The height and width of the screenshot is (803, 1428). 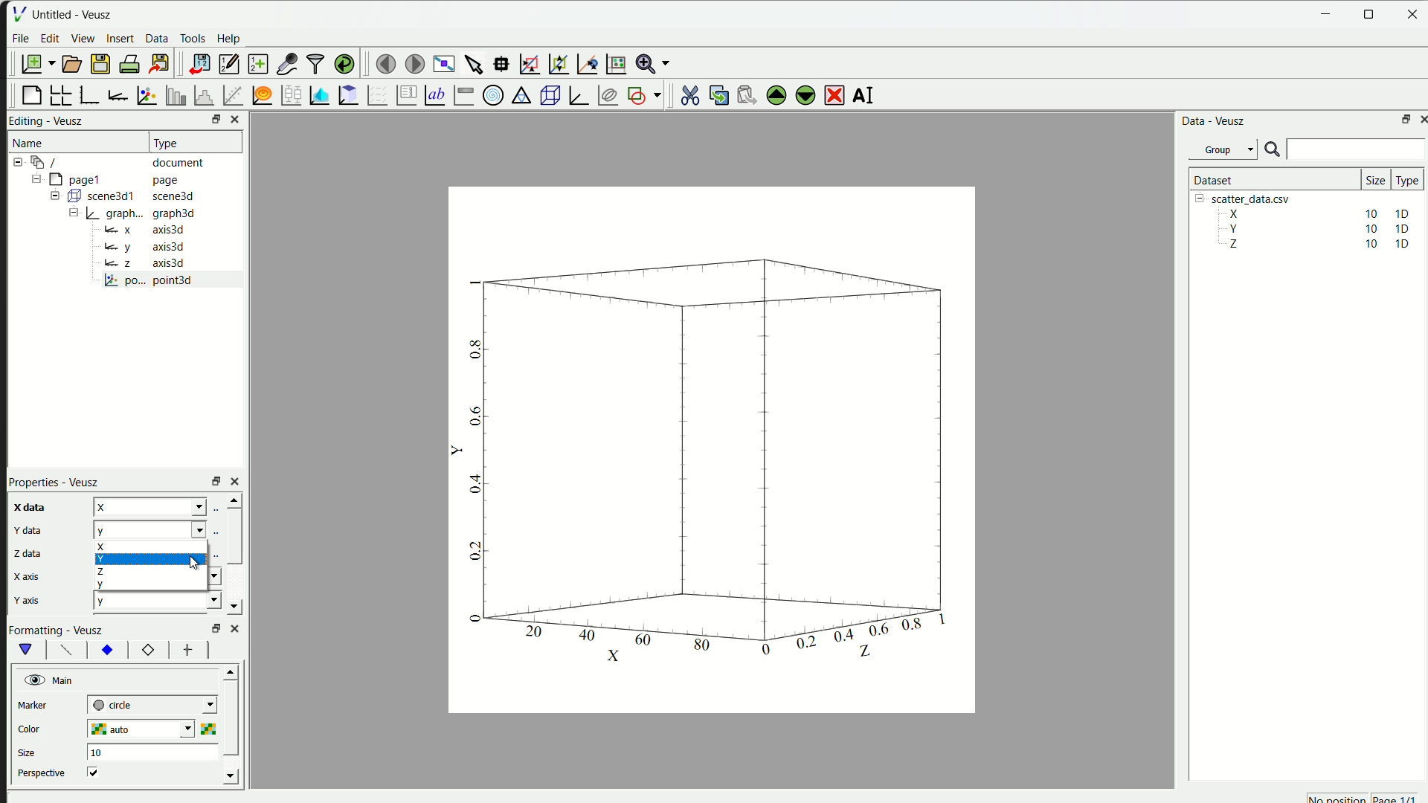 I want to click on Main, so click(x=53, y=679).